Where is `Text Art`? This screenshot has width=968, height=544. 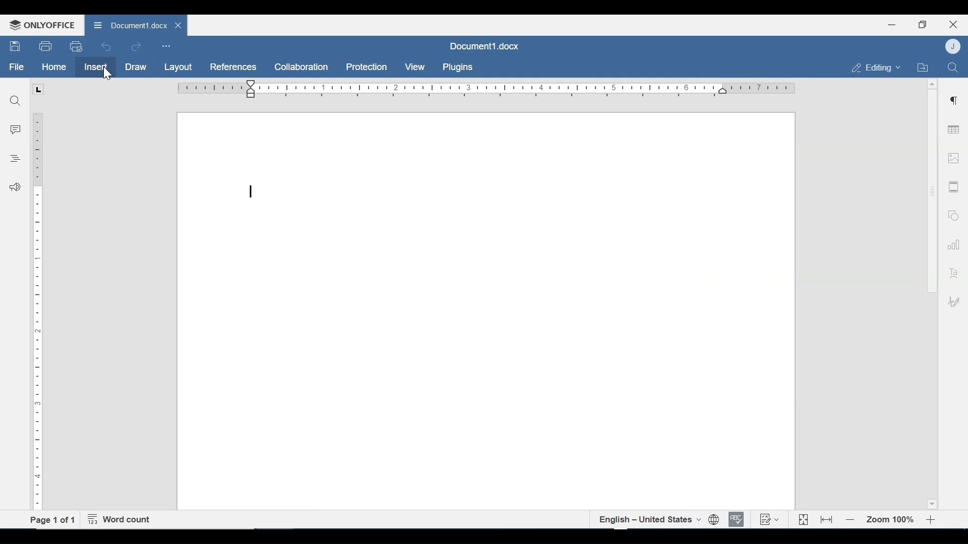
Text Art is located at coordinates (952, 271).